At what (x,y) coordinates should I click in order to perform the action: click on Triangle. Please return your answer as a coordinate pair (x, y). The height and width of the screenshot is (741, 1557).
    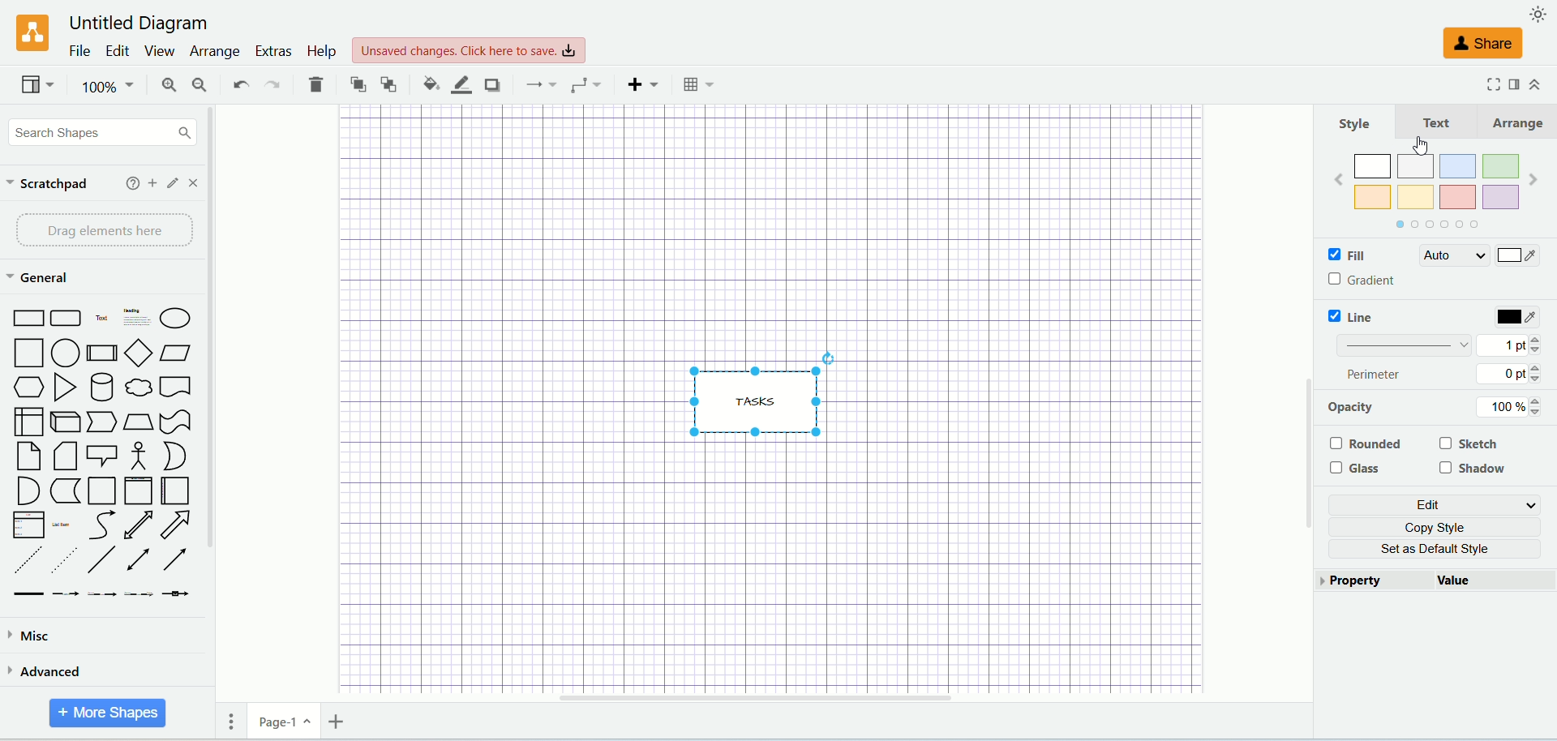
    Looking at the image, I should click on (64, 388).